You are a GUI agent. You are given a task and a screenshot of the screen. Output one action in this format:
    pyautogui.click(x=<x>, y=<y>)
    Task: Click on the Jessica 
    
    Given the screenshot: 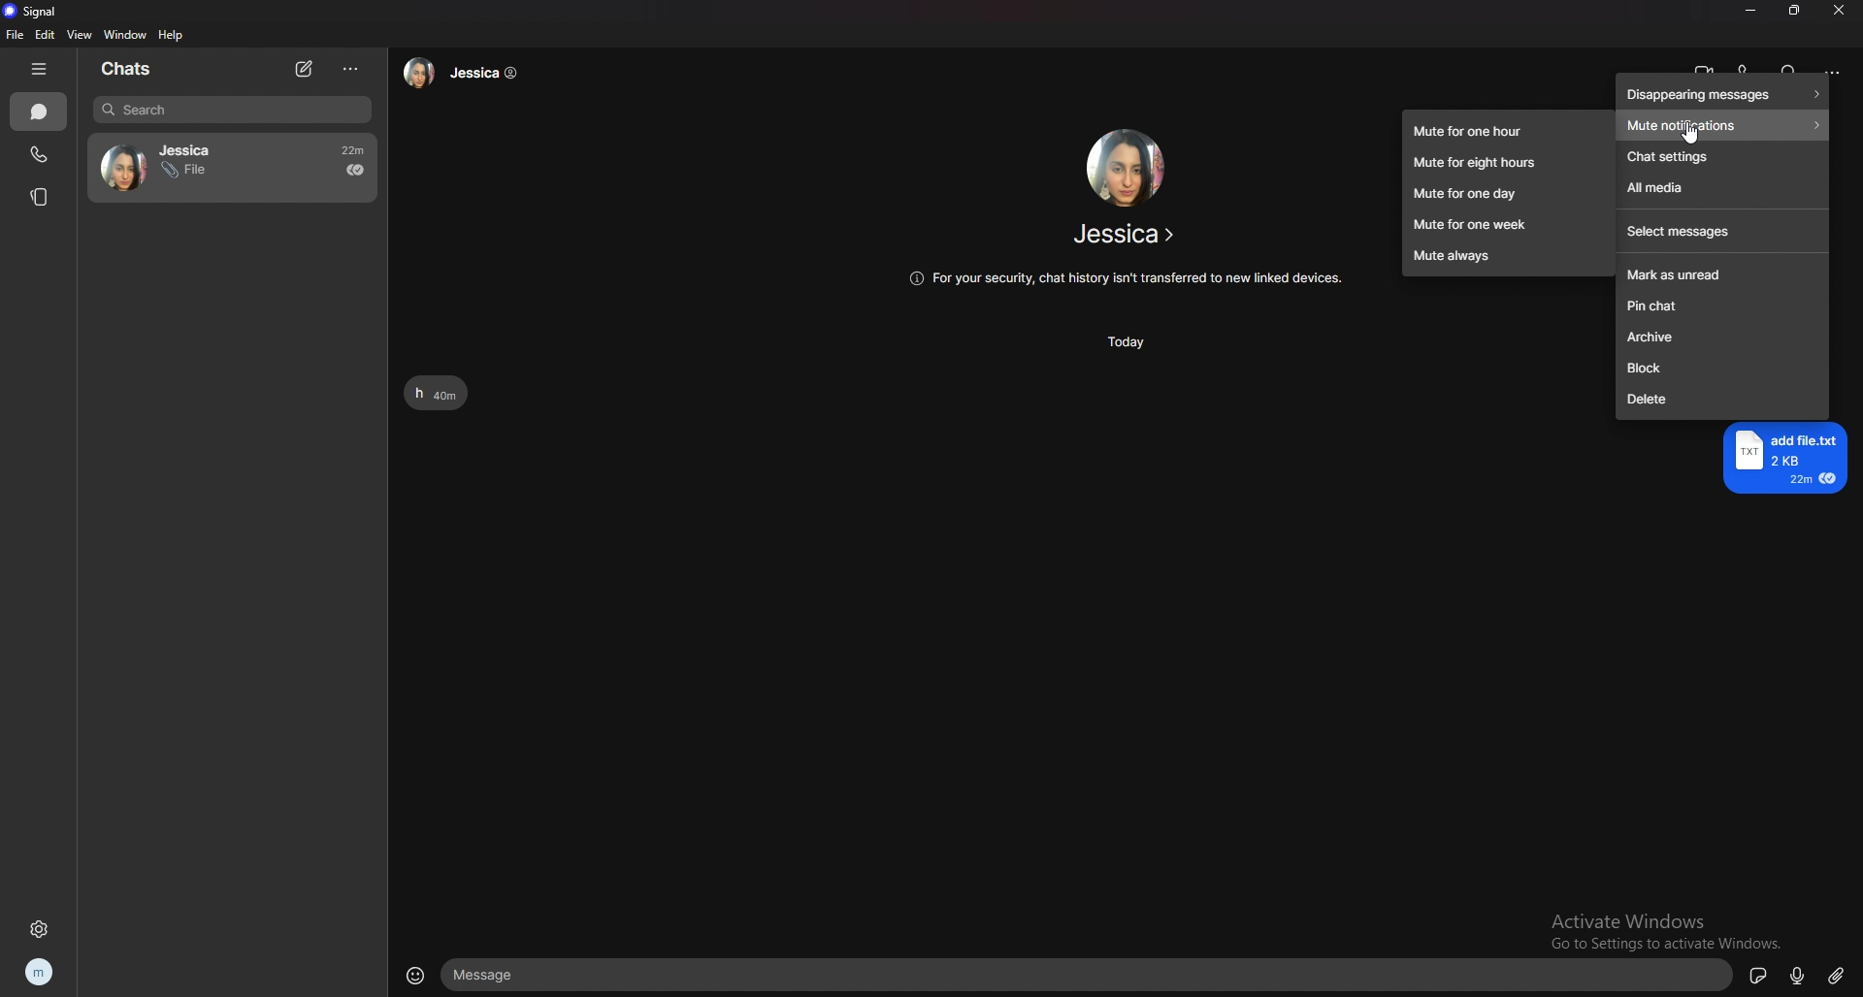 What is the action you would take?
    pyautogui.click(x=472, y=74)
    